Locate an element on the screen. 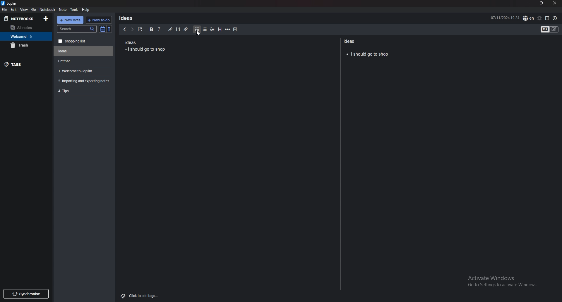  edit is located at coordinates (13, 10).